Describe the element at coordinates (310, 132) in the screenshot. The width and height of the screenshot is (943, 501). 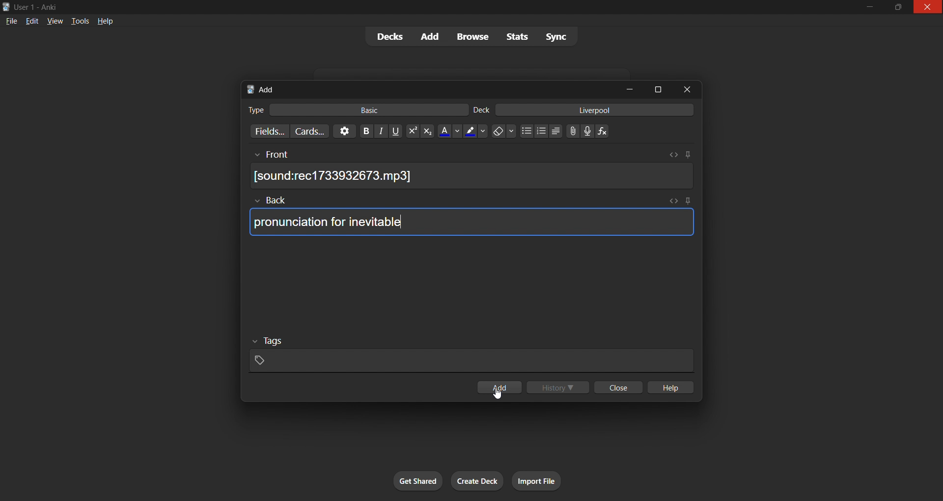
I see `customize card templates` at that location.